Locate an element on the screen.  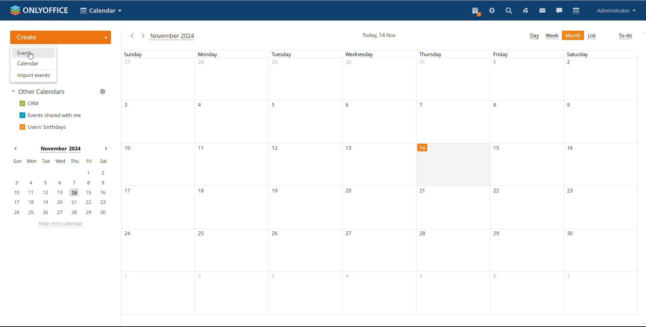
chat is located at coordinates (559, 11).